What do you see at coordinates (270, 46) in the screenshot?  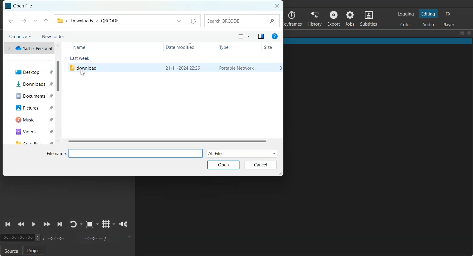 I see `Size` at bounding box center [270, 46].